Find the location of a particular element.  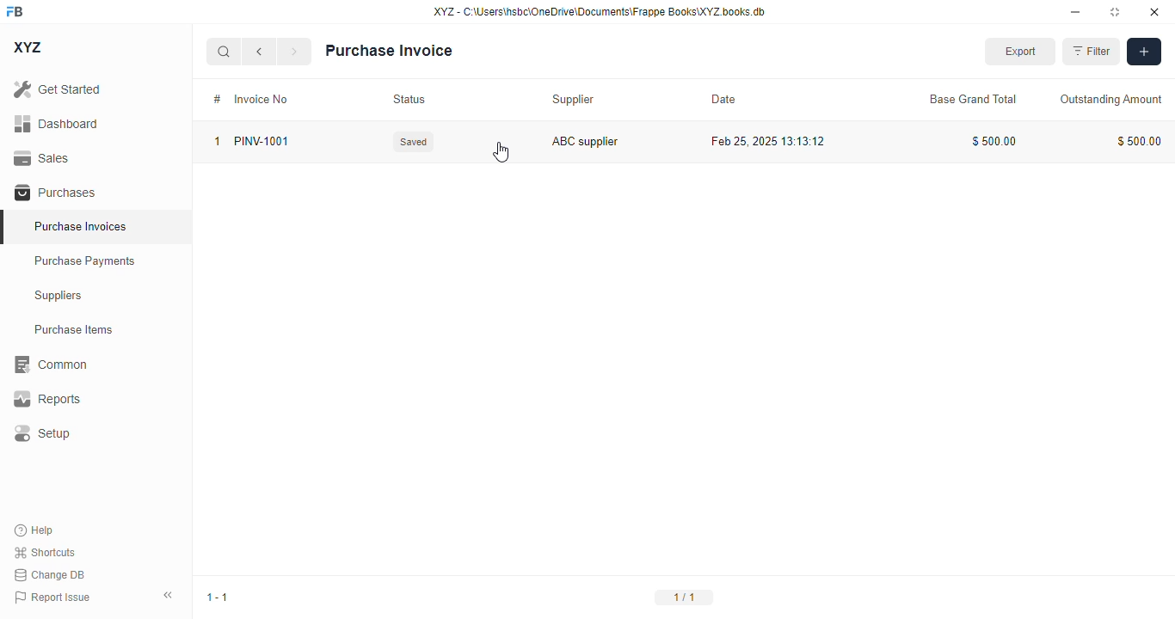

$500.00 is located at coordinates (1139, 141).